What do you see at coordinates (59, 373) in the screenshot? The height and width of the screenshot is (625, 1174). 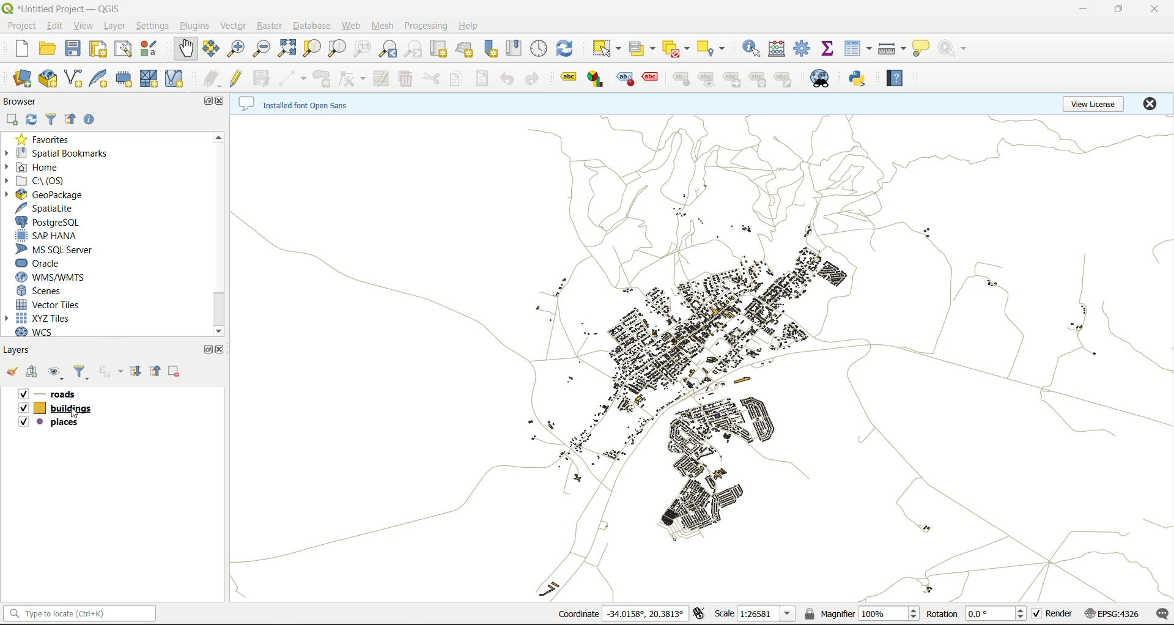 I see `manage map` at bounding box center [59, 373].